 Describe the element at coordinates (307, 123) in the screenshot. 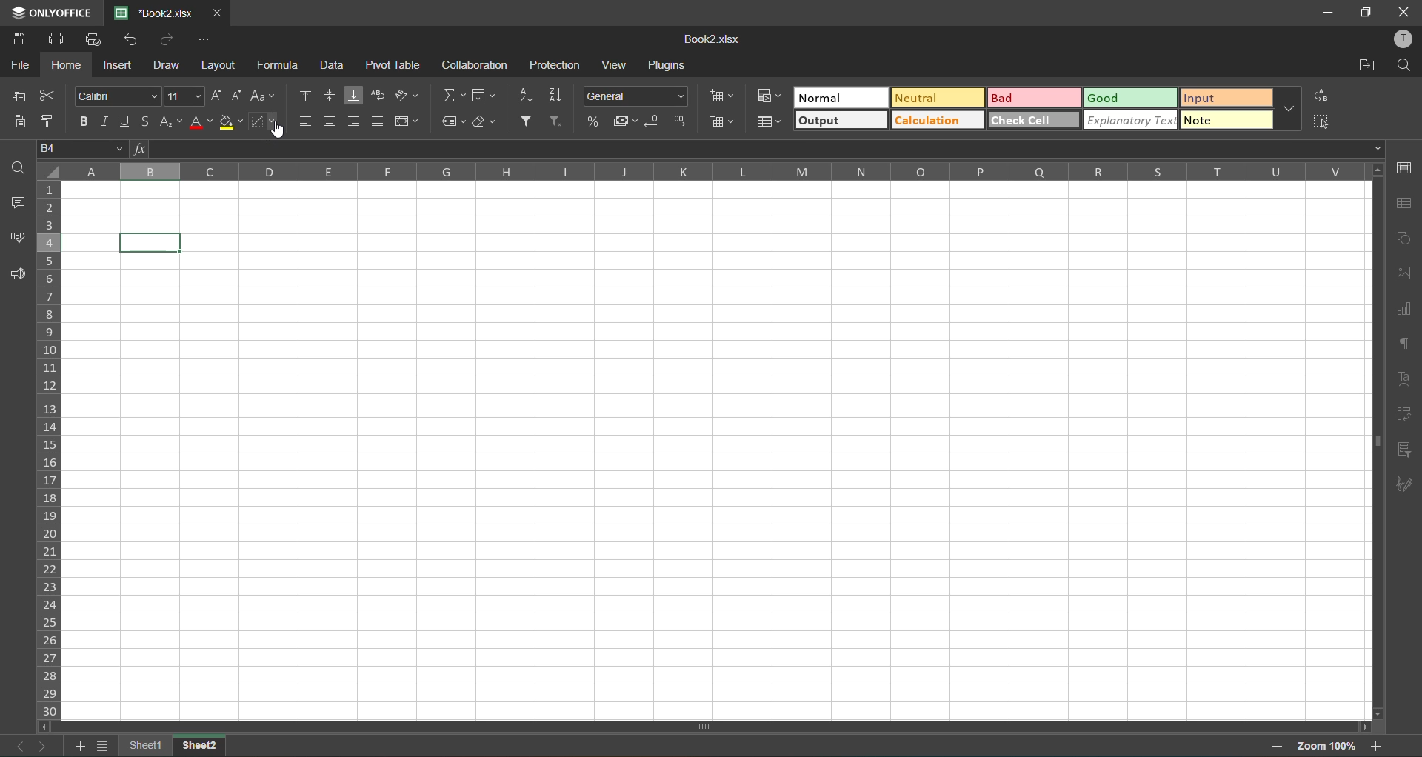

I see `align left` at that location.